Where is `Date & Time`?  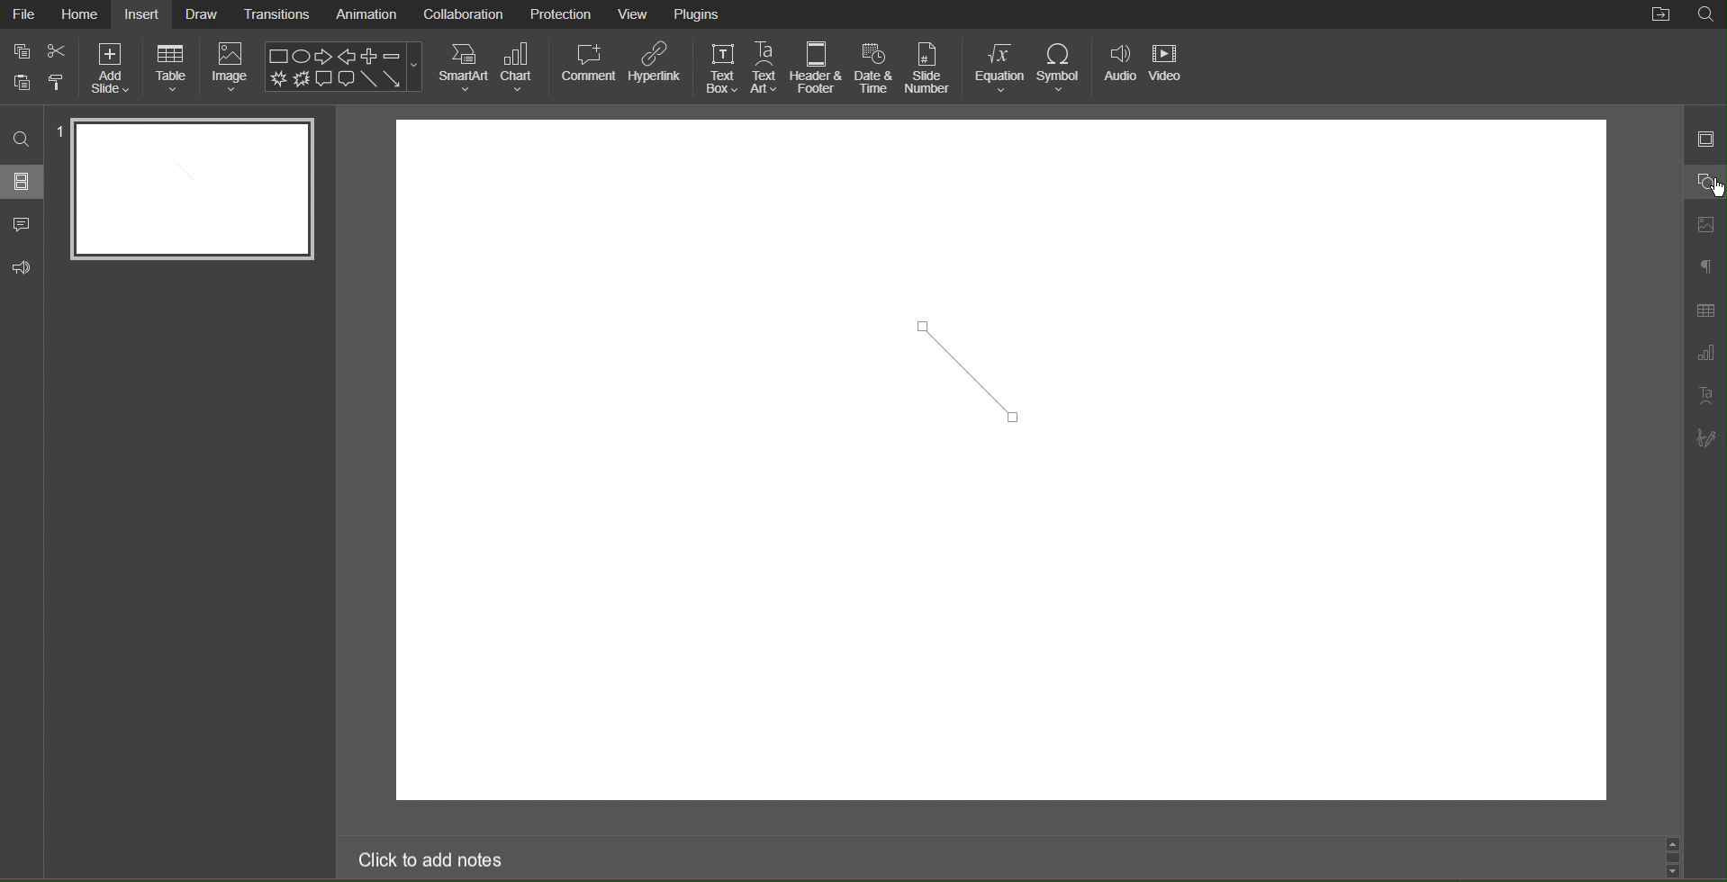 Date & Time is located at coordinates (874, 68).